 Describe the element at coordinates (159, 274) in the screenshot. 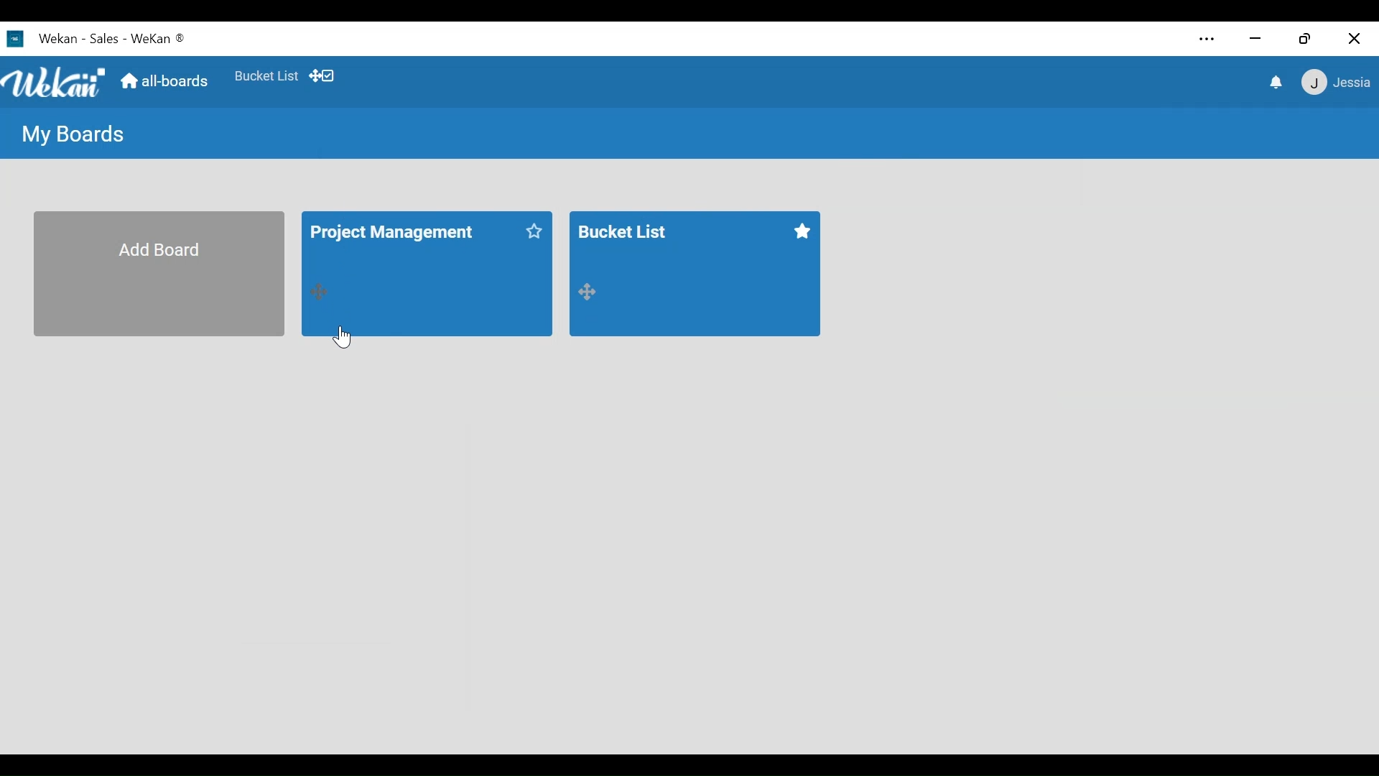

I see `Add Board` at that location.